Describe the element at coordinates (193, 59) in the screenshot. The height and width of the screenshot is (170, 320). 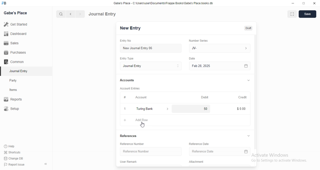
I see `` at that location.